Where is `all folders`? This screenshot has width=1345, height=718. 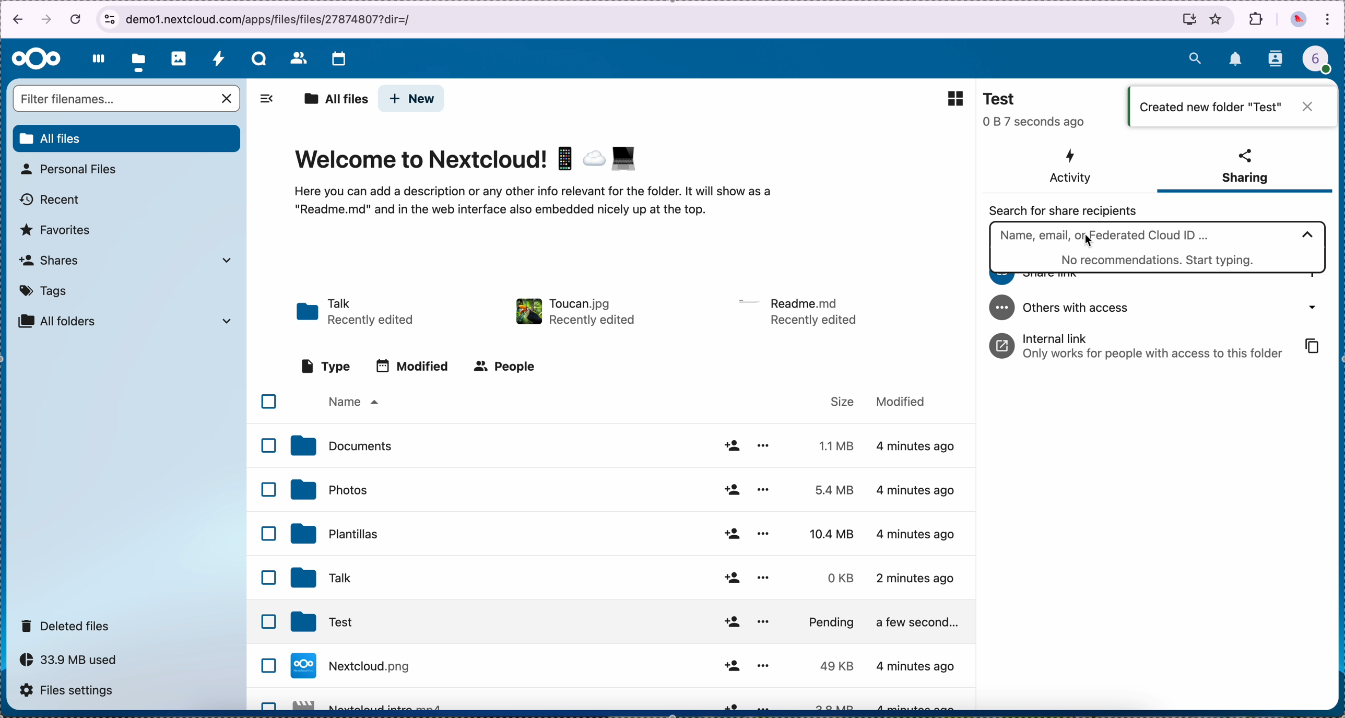
all folders is located at coordinates (126, 321).